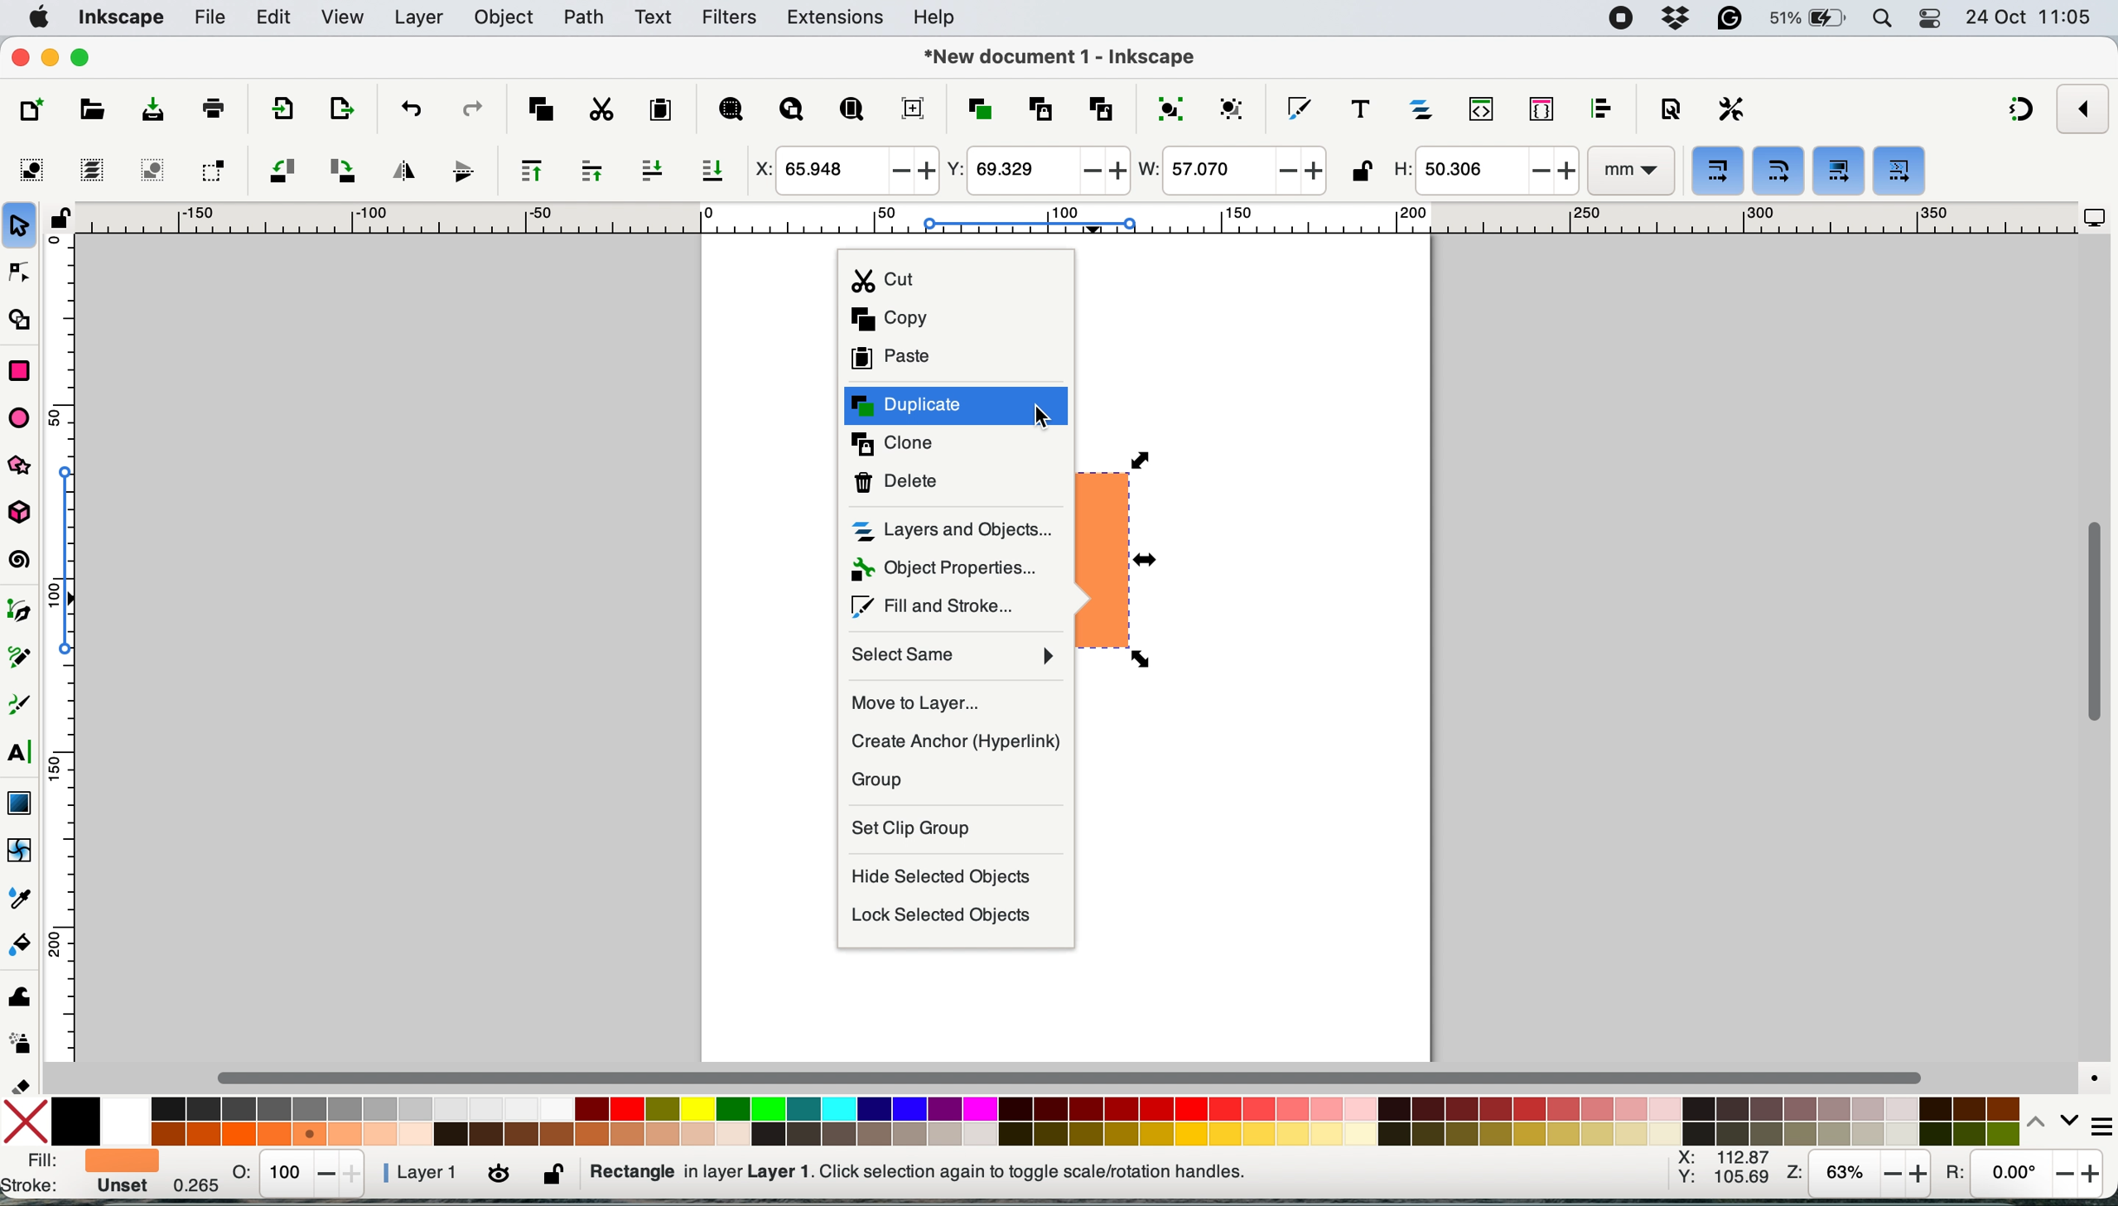  What do you see at coordinates (2092, 1122) in the screenshot?
I see `more settings` at bounding box center [2092, 1122].